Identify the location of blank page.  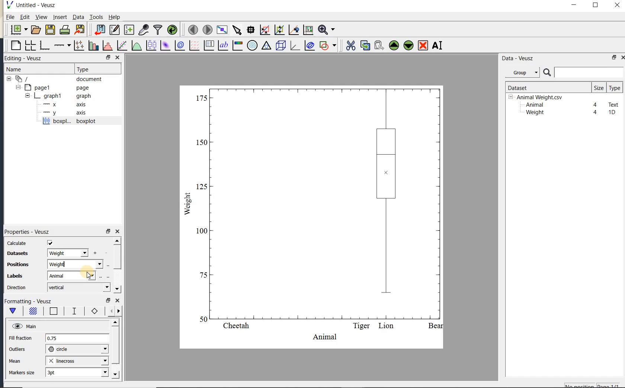
(15, 46).